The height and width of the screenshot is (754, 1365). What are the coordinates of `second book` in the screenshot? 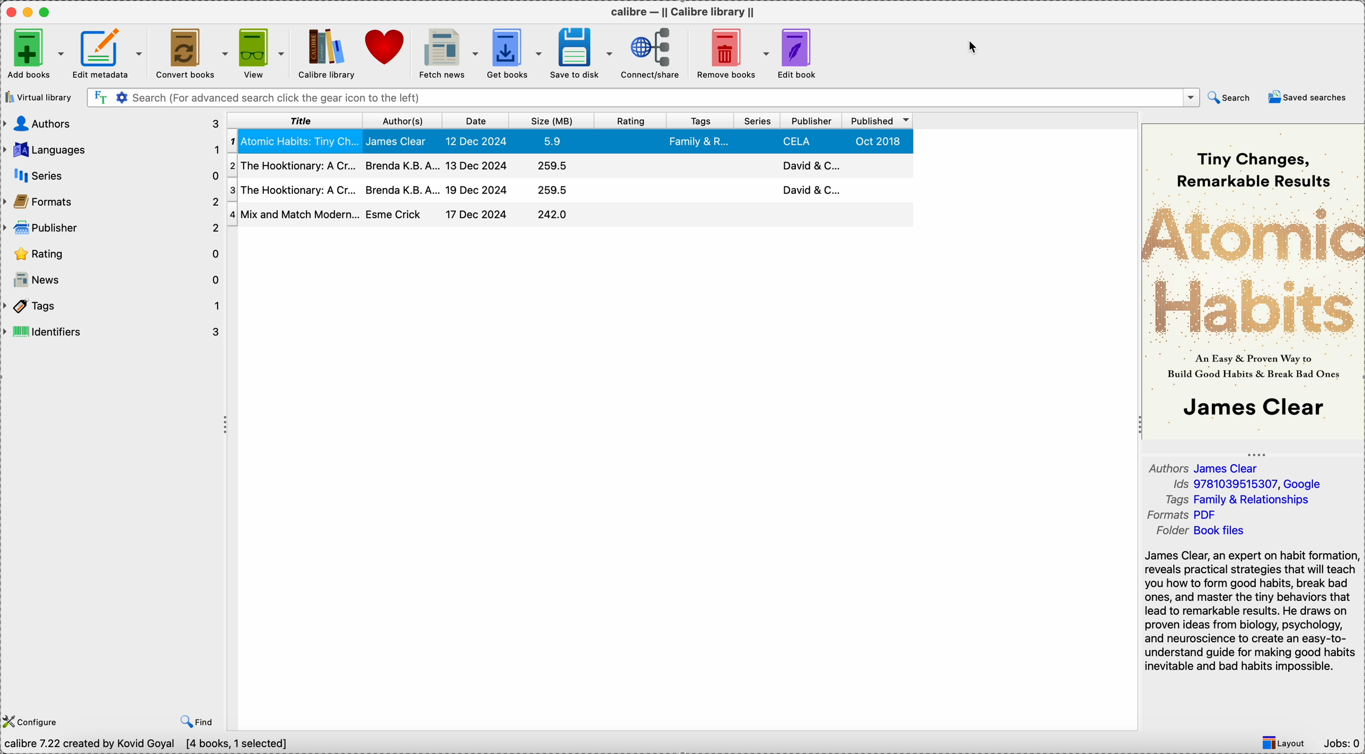 It's located at (569, 167).